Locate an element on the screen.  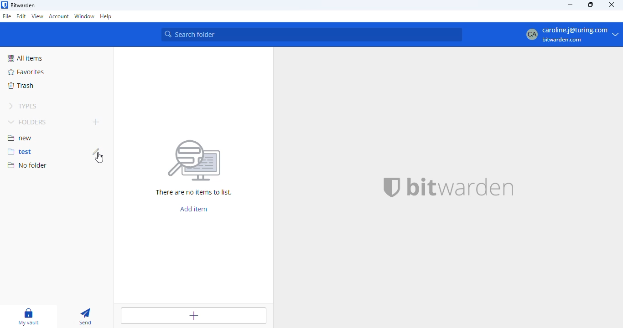
view is located at coordinates (37, 16).